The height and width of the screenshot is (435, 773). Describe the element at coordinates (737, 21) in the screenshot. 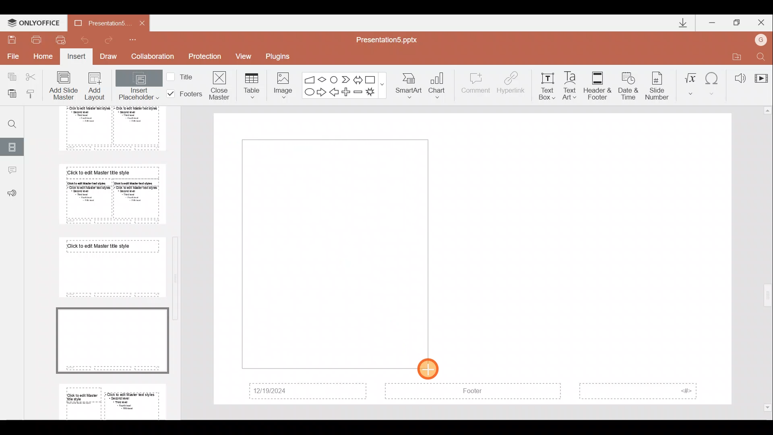

I see `Maximize` at that location.